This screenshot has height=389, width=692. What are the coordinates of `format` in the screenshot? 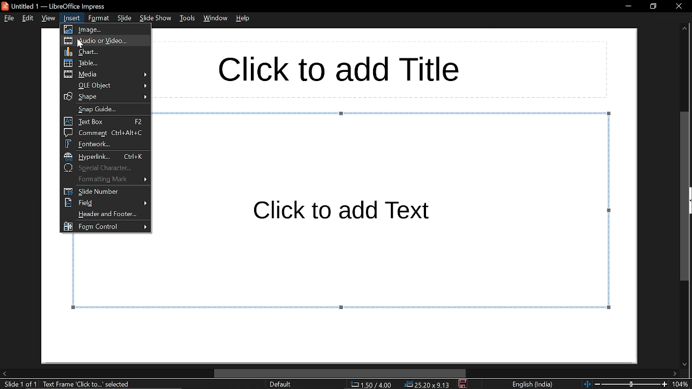 It's located at (98, 17).